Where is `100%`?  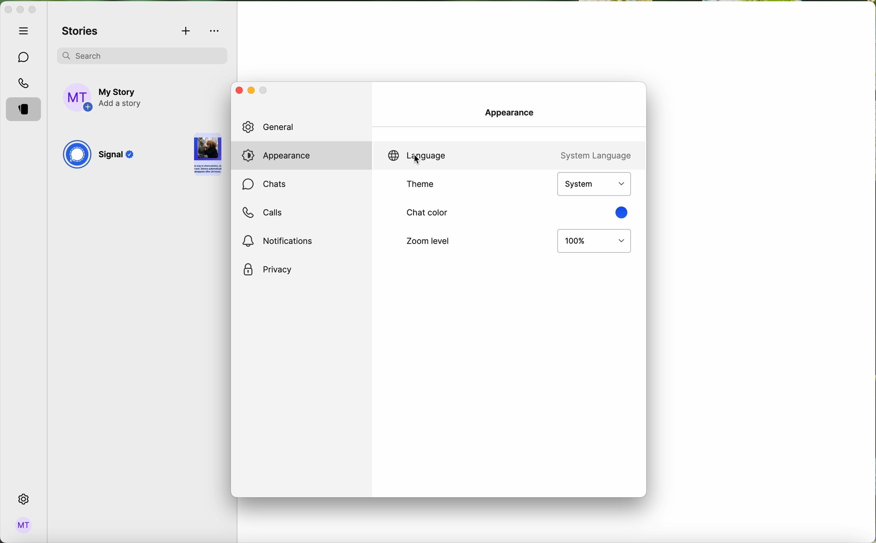 100% is located at coordinates (594, 241).